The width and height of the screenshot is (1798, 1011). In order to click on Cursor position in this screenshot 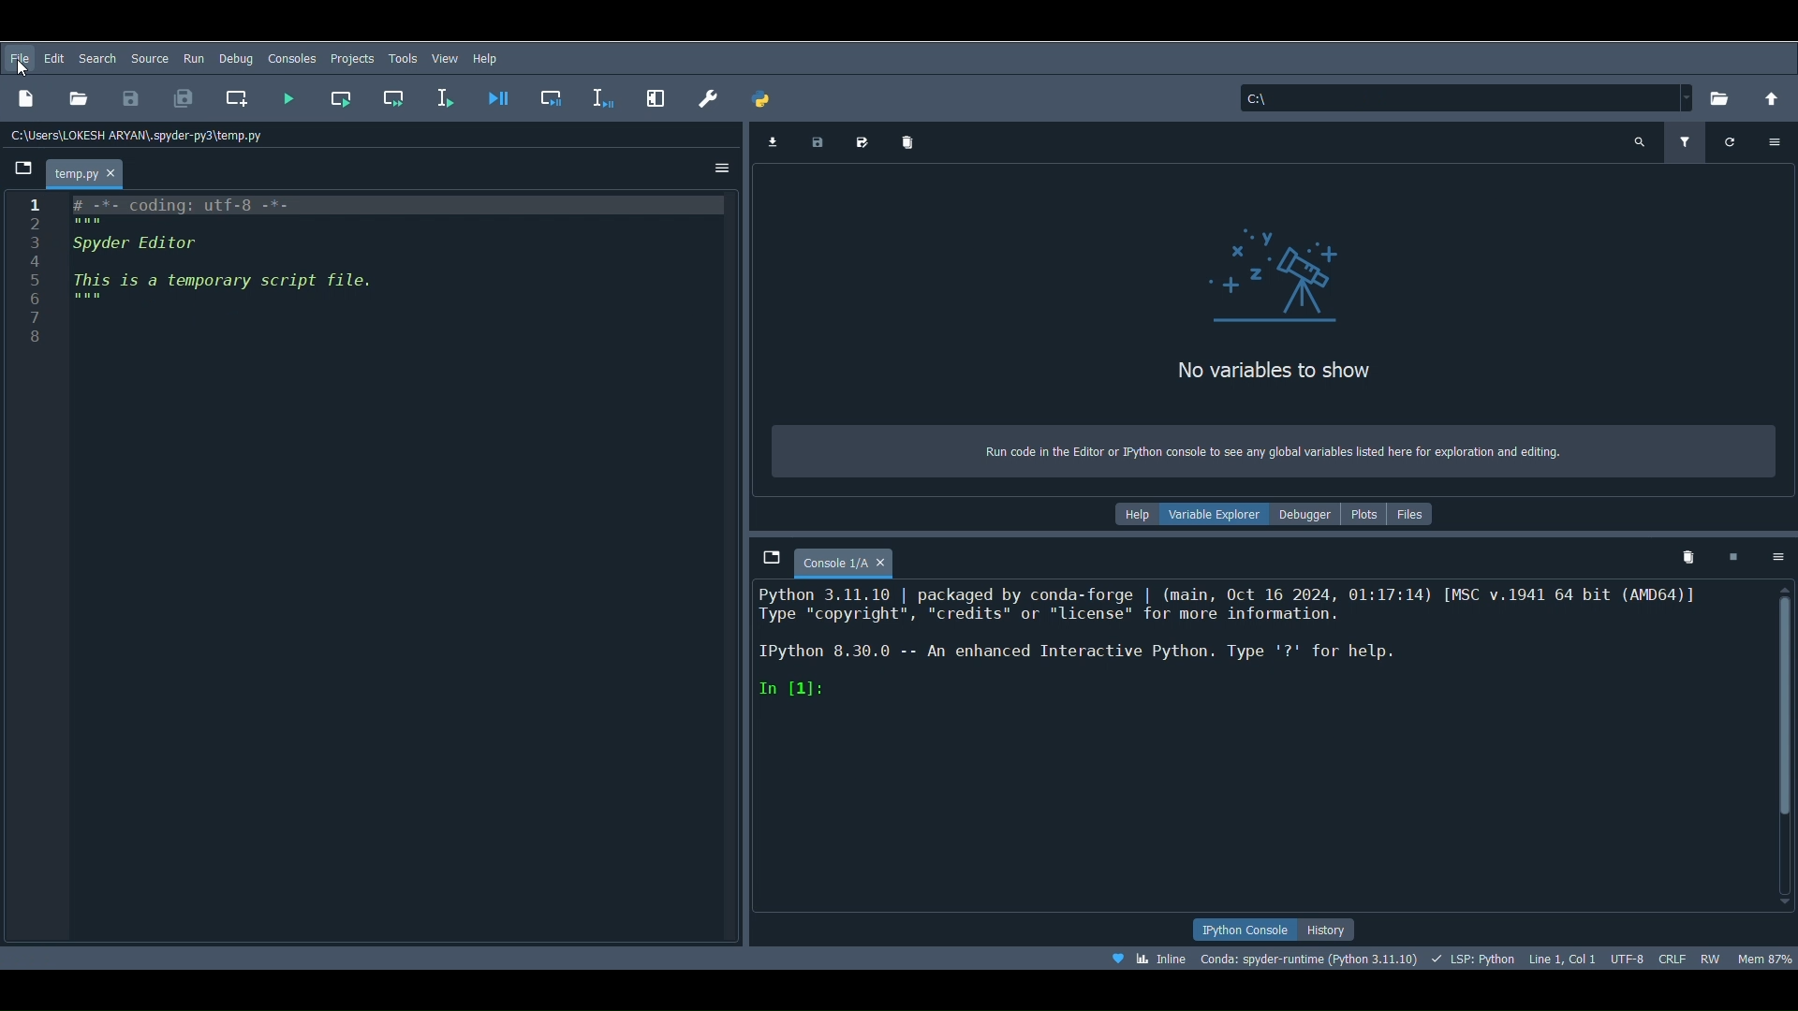, I will do `click(1563, 957)`.